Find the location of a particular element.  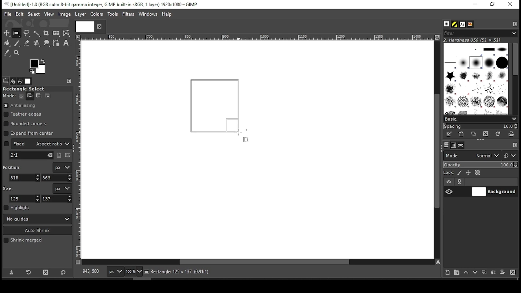

delete tool preset is located at coordinates (48, 272).